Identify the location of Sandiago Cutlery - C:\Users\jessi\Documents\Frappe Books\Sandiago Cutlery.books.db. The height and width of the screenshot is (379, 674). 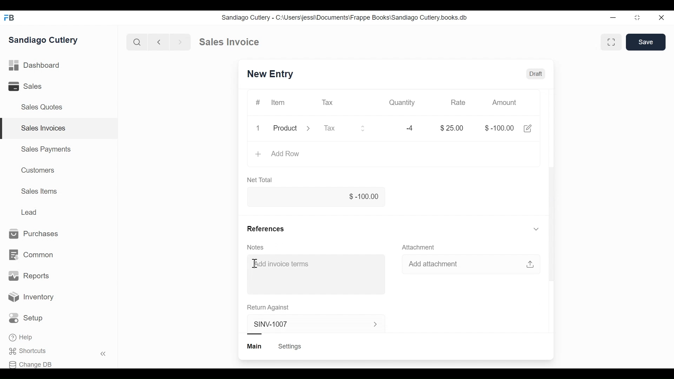
(345, 18).